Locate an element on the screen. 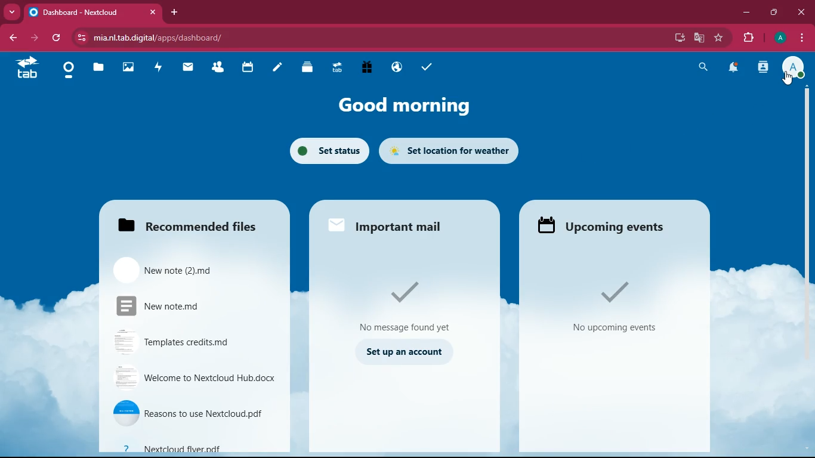 The image size is (815, 458). tab is located at coordinates (336, 67).